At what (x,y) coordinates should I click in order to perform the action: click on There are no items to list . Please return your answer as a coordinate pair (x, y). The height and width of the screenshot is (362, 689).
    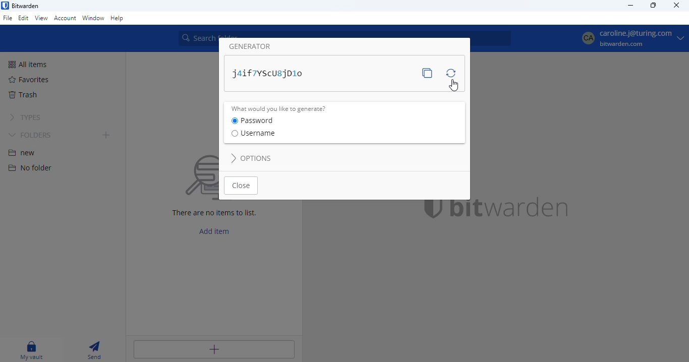
    Looking at the image, I should click on (218, 214).